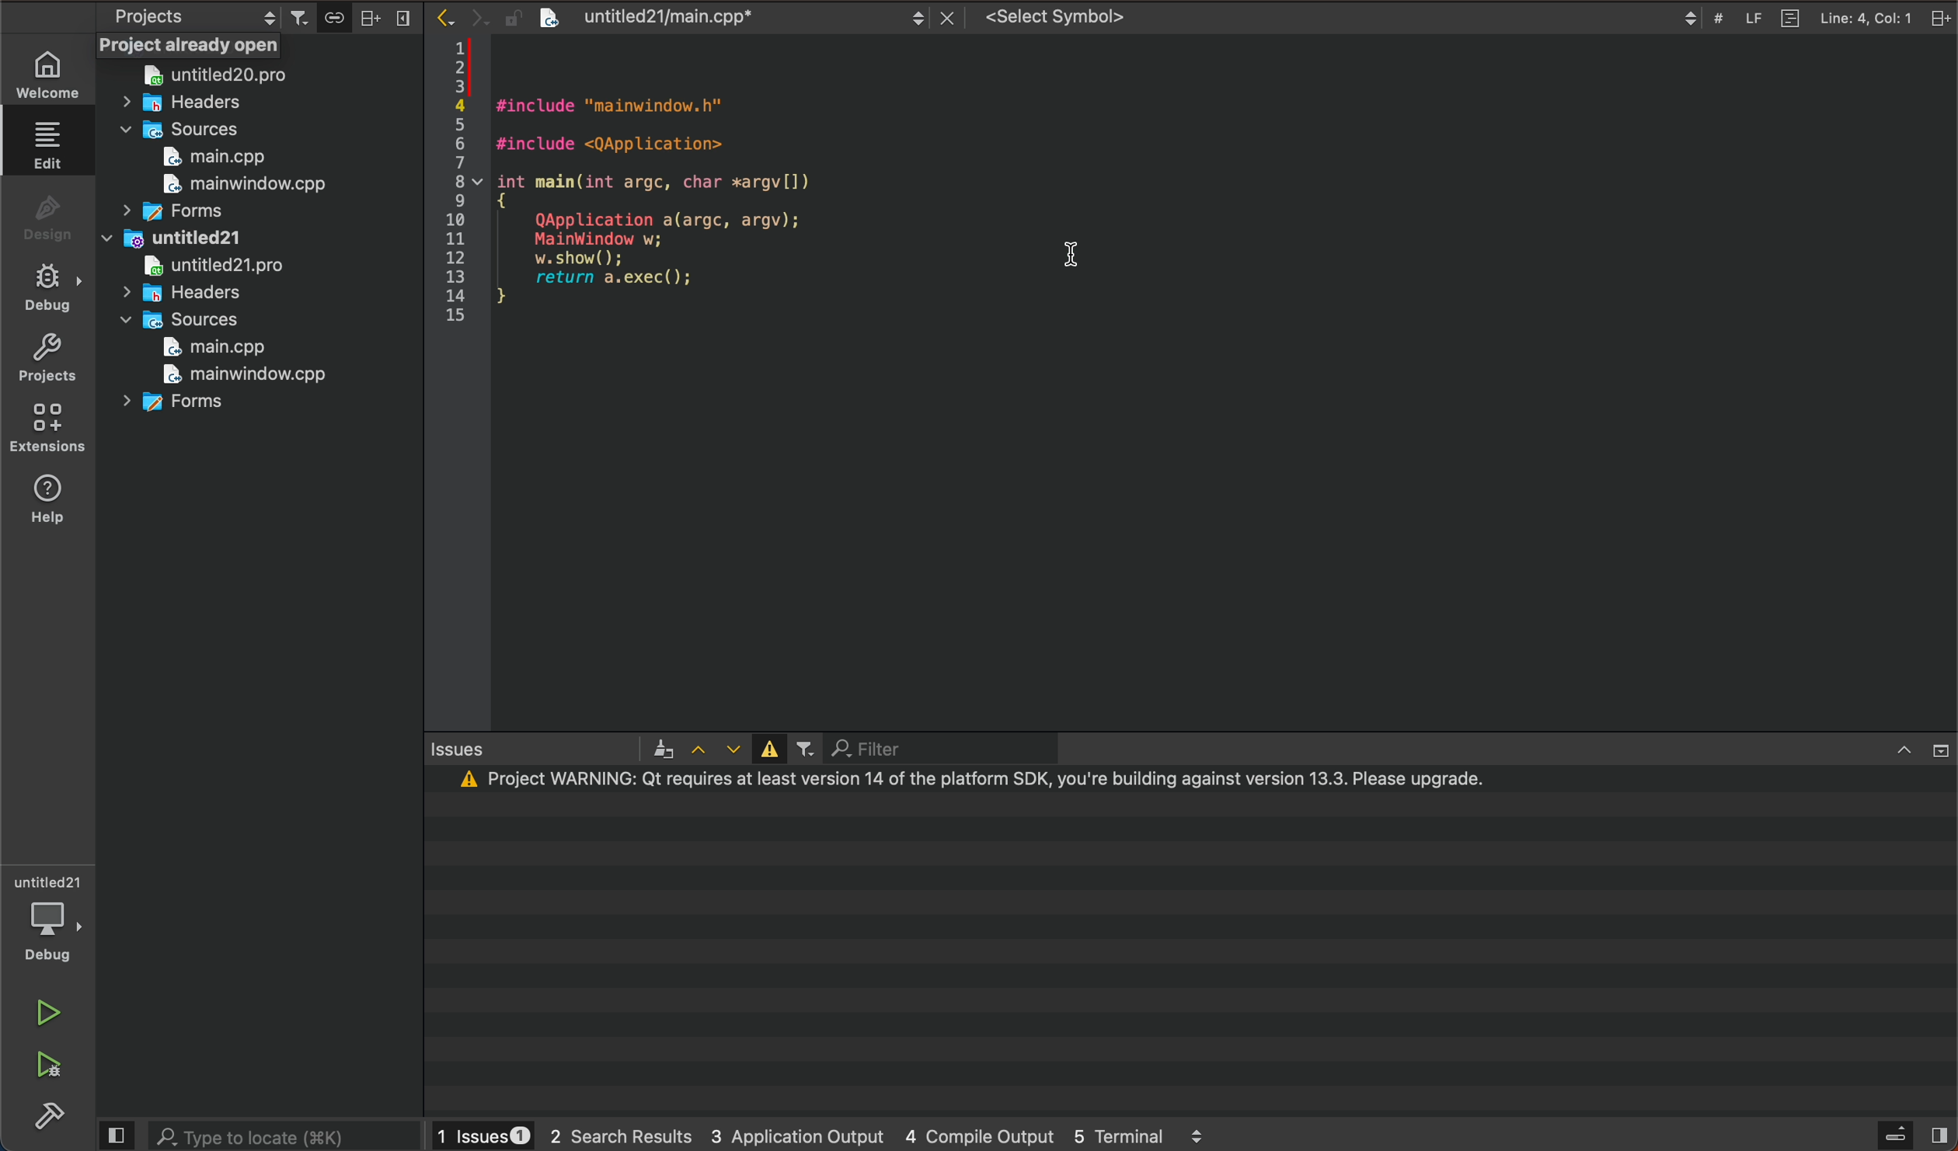 This screenshot has height=1151, width=1958. What do you see at coordinates (222, 265) in the screenshot?
I see `untitled 21 pro` at bounding box center [222, 265].